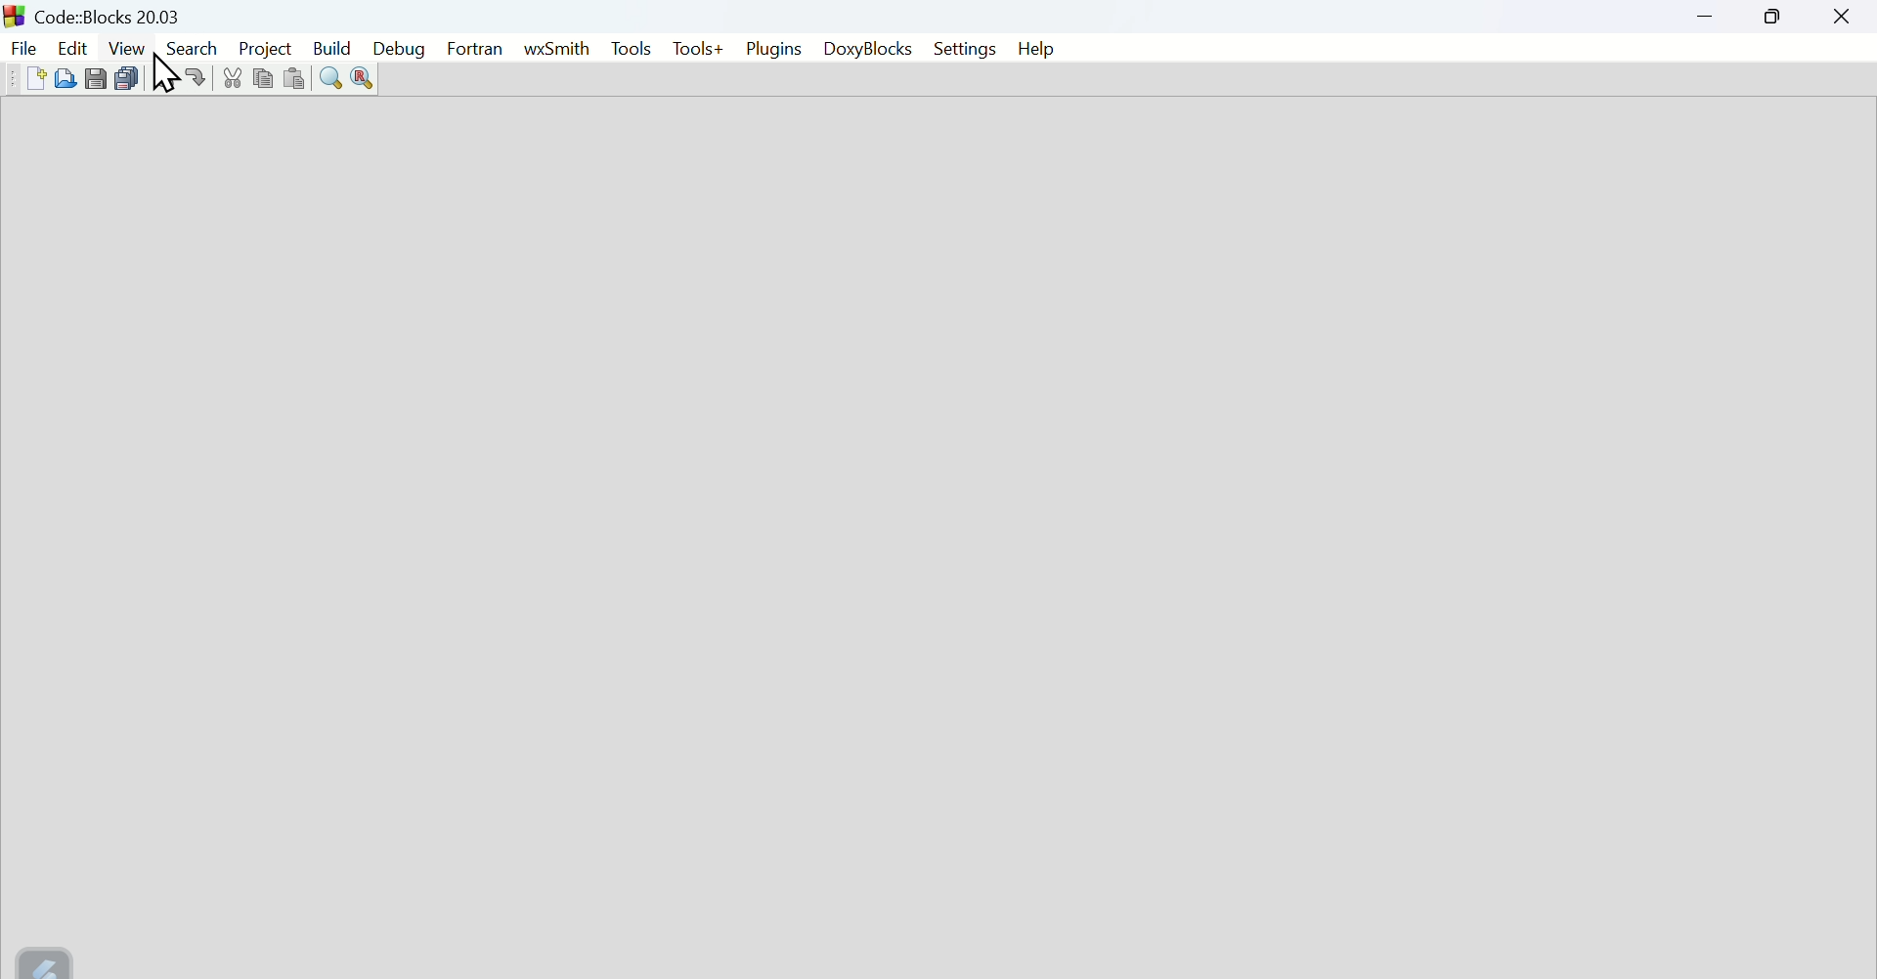 This screenshot has width=1877, height=979. Describe the element at coordinates (296, 78) in the screenshot. I see `Paste` at that location.